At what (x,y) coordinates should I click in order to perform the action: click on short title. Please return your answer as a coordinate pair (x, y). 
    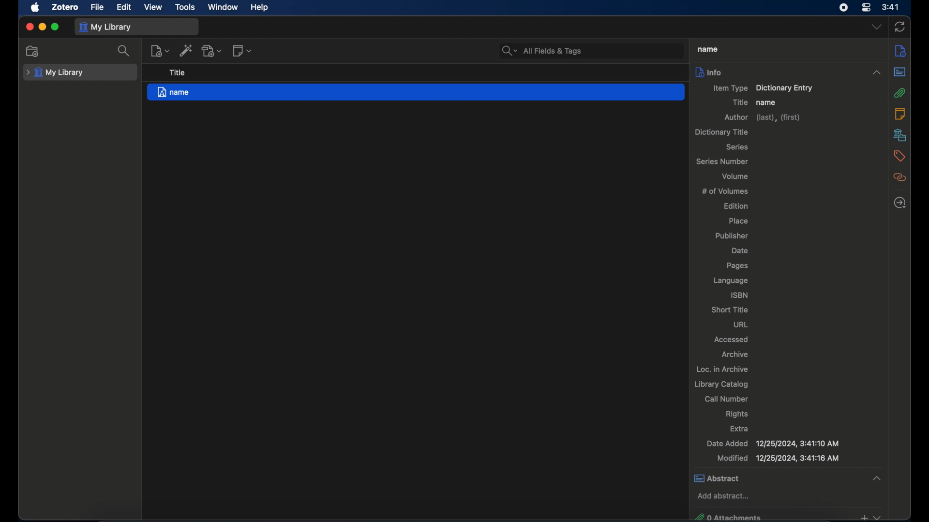
    Looking at the image, I should click on (730, 309).